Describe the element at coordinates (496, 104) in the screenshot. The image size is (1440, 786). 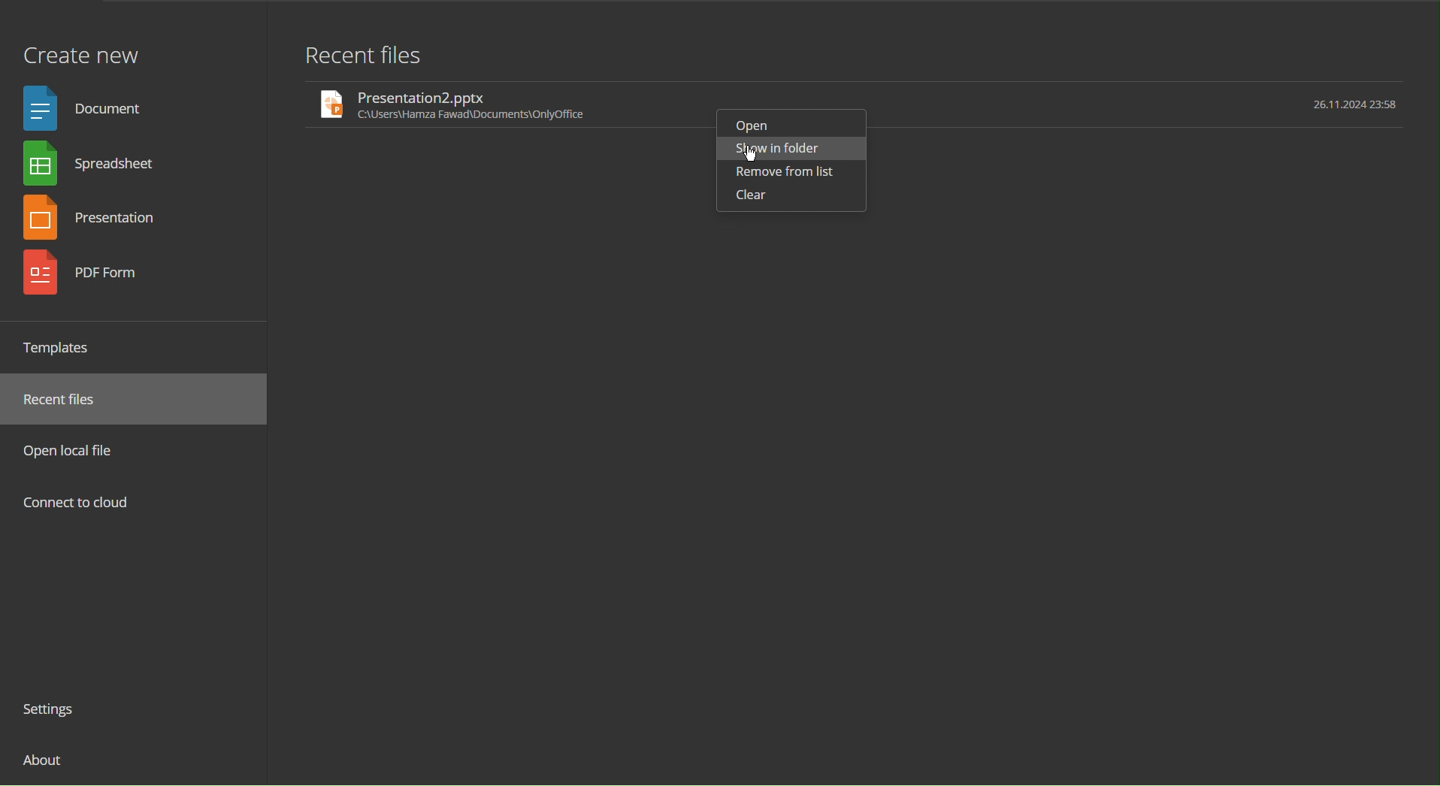
I see `Presentation 2` at that location.